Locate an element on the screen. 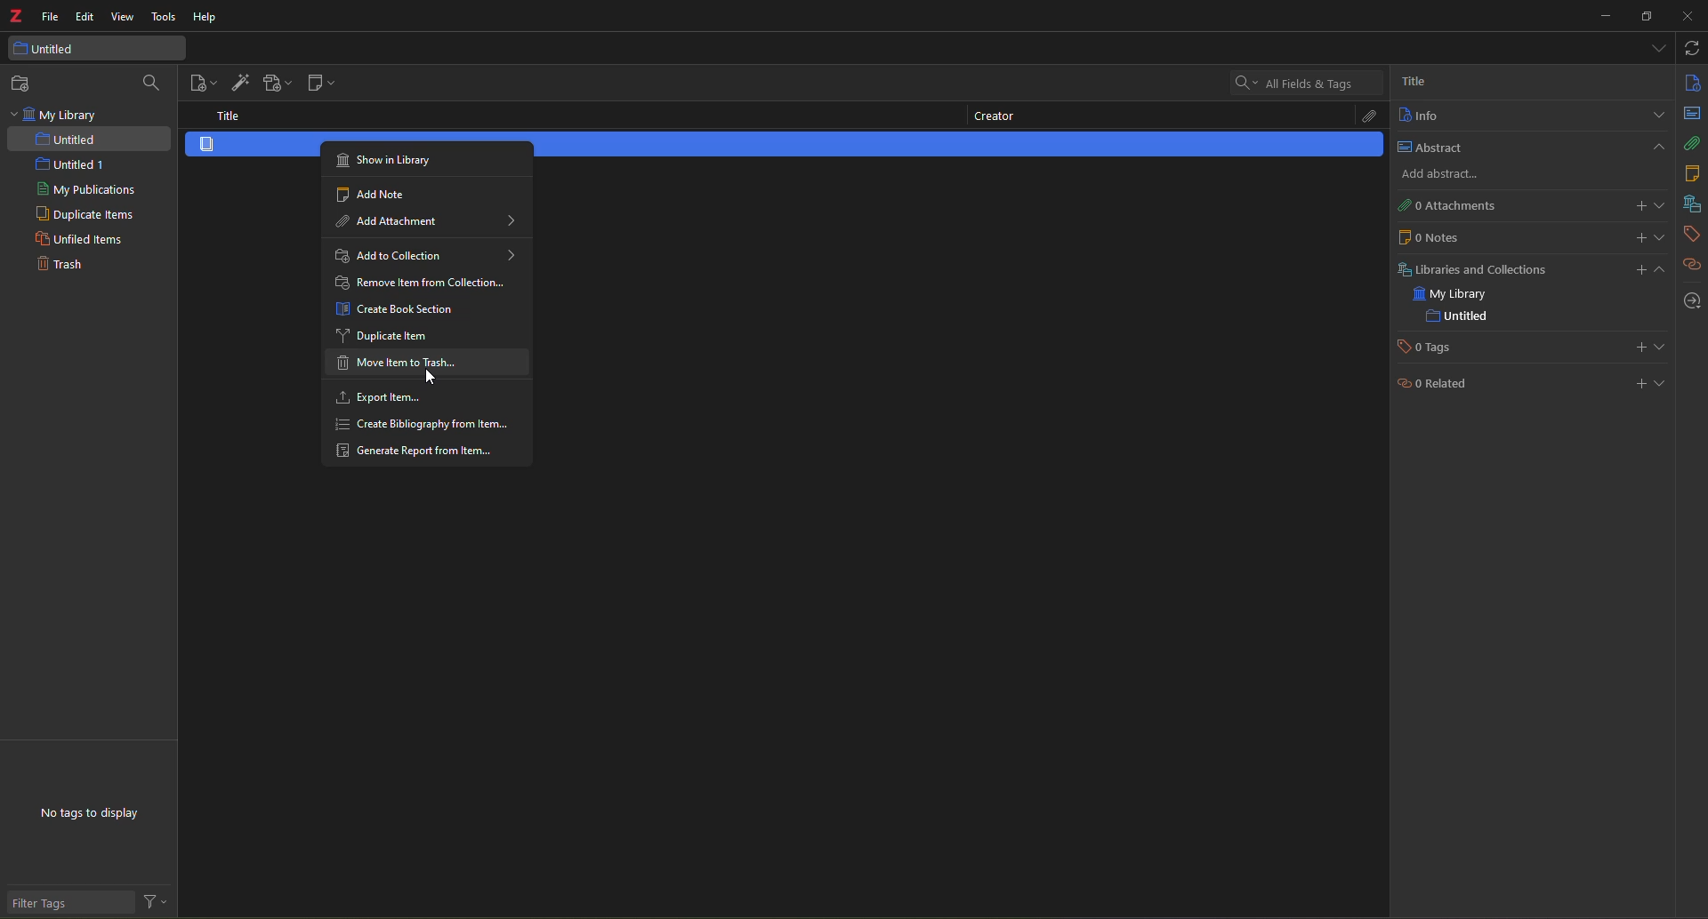  no tags is located at coordinates (103, 817).